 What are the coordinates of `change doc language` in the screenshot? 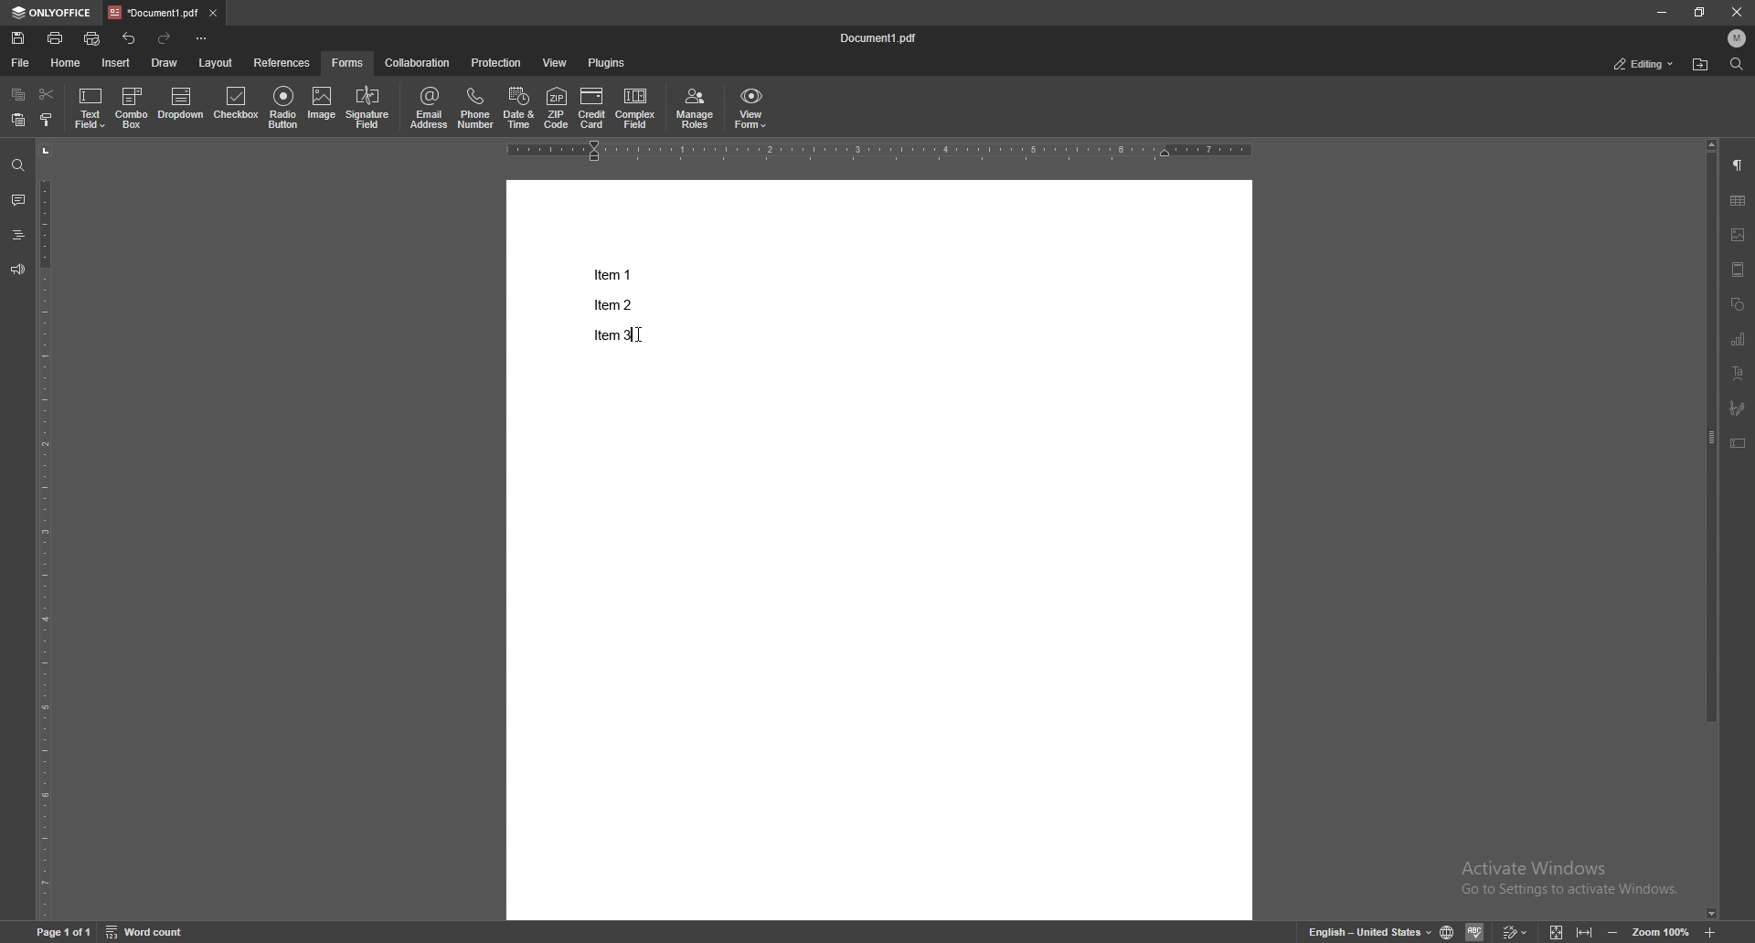 It's located at (1448, 929).